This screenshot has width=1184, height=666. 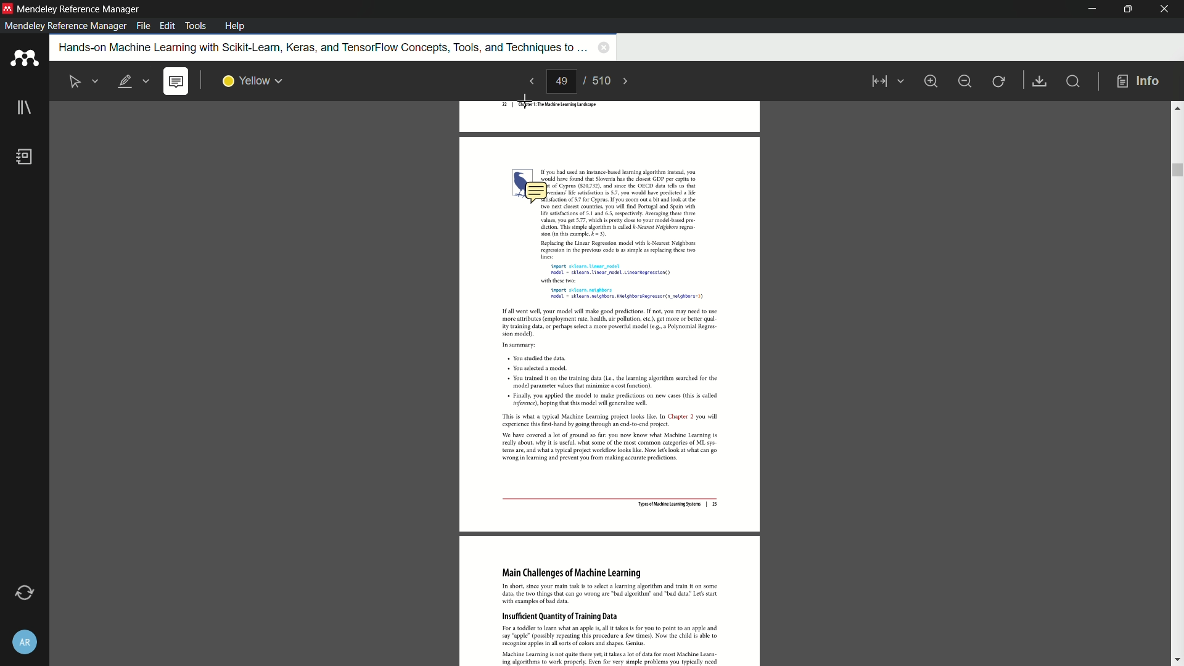 I want to click on previous page, so click(x=529, y=82).